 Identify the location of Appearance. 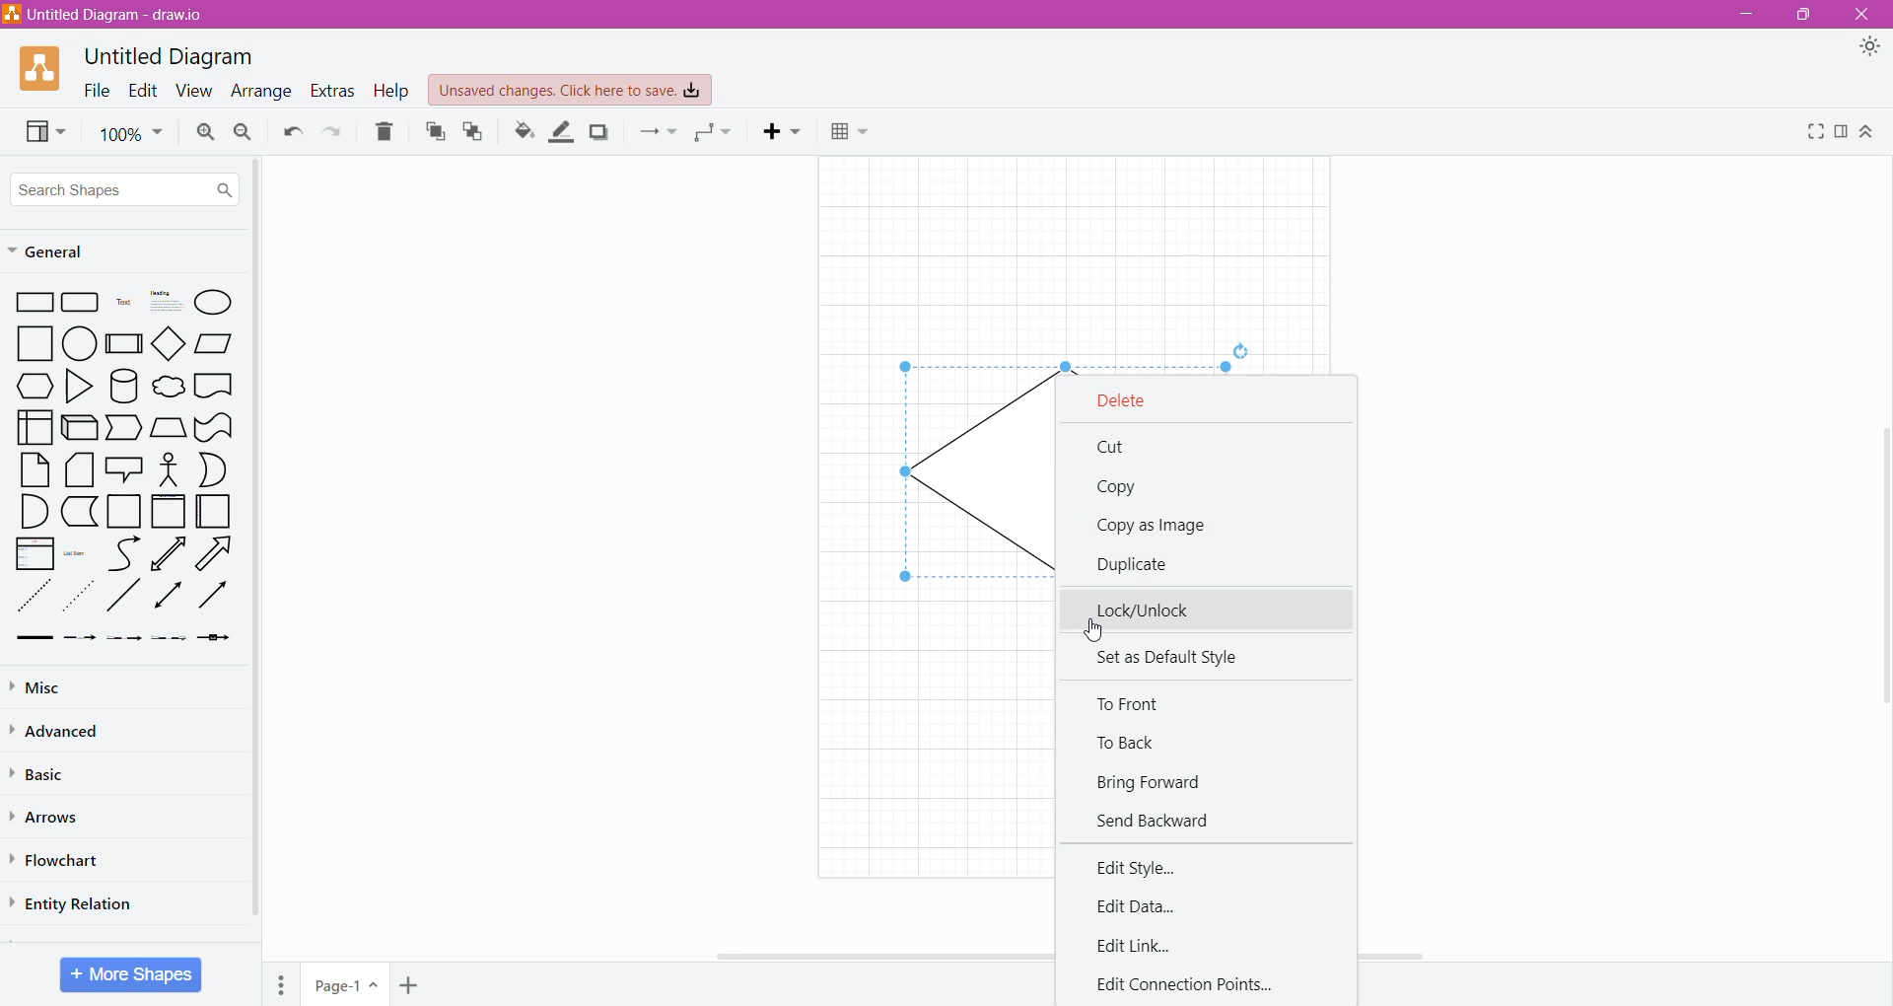
(1869, 46).